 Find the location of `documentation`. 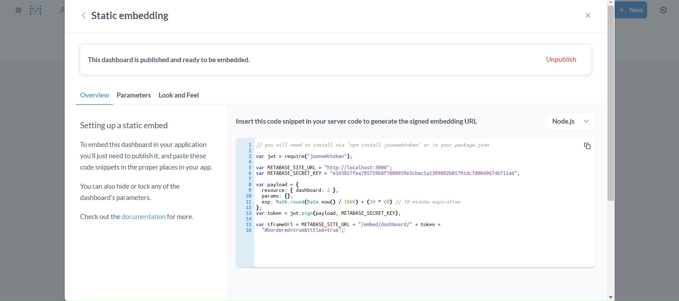

documentation is located at coordinates (139, 218).